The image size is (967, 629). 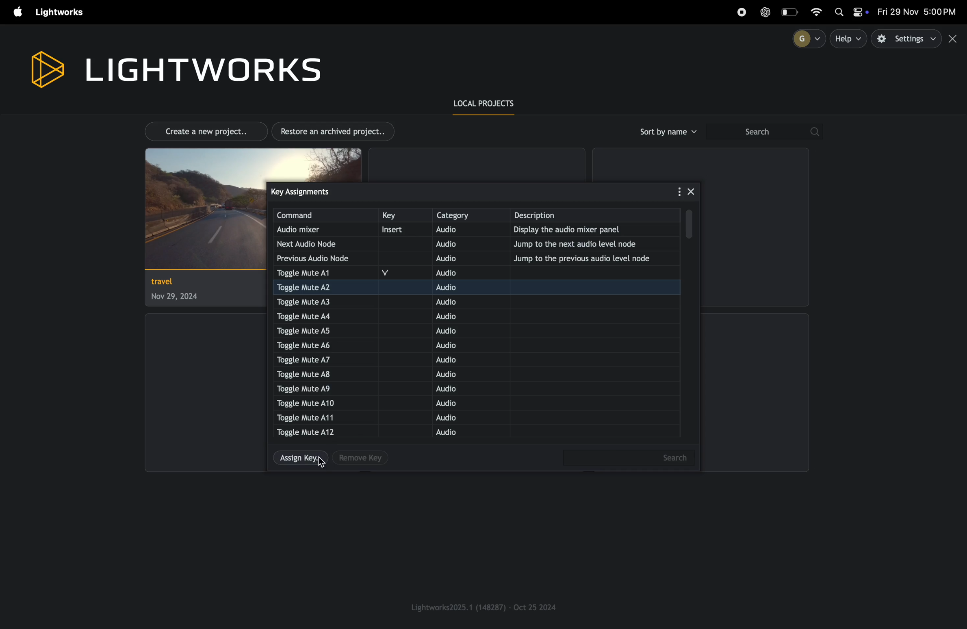 I want to click on options, so click(x=674, y=192).